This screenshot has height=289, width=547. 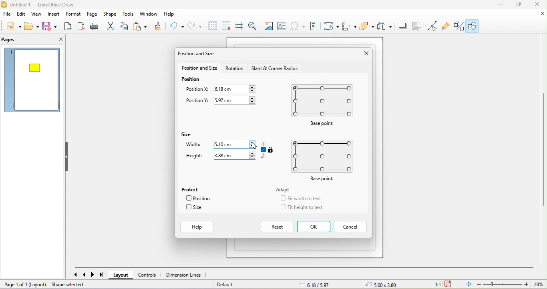 What do you see at coordinates (267, 26) in the screenshot?
I see `image` at bounding box center [267, 26].